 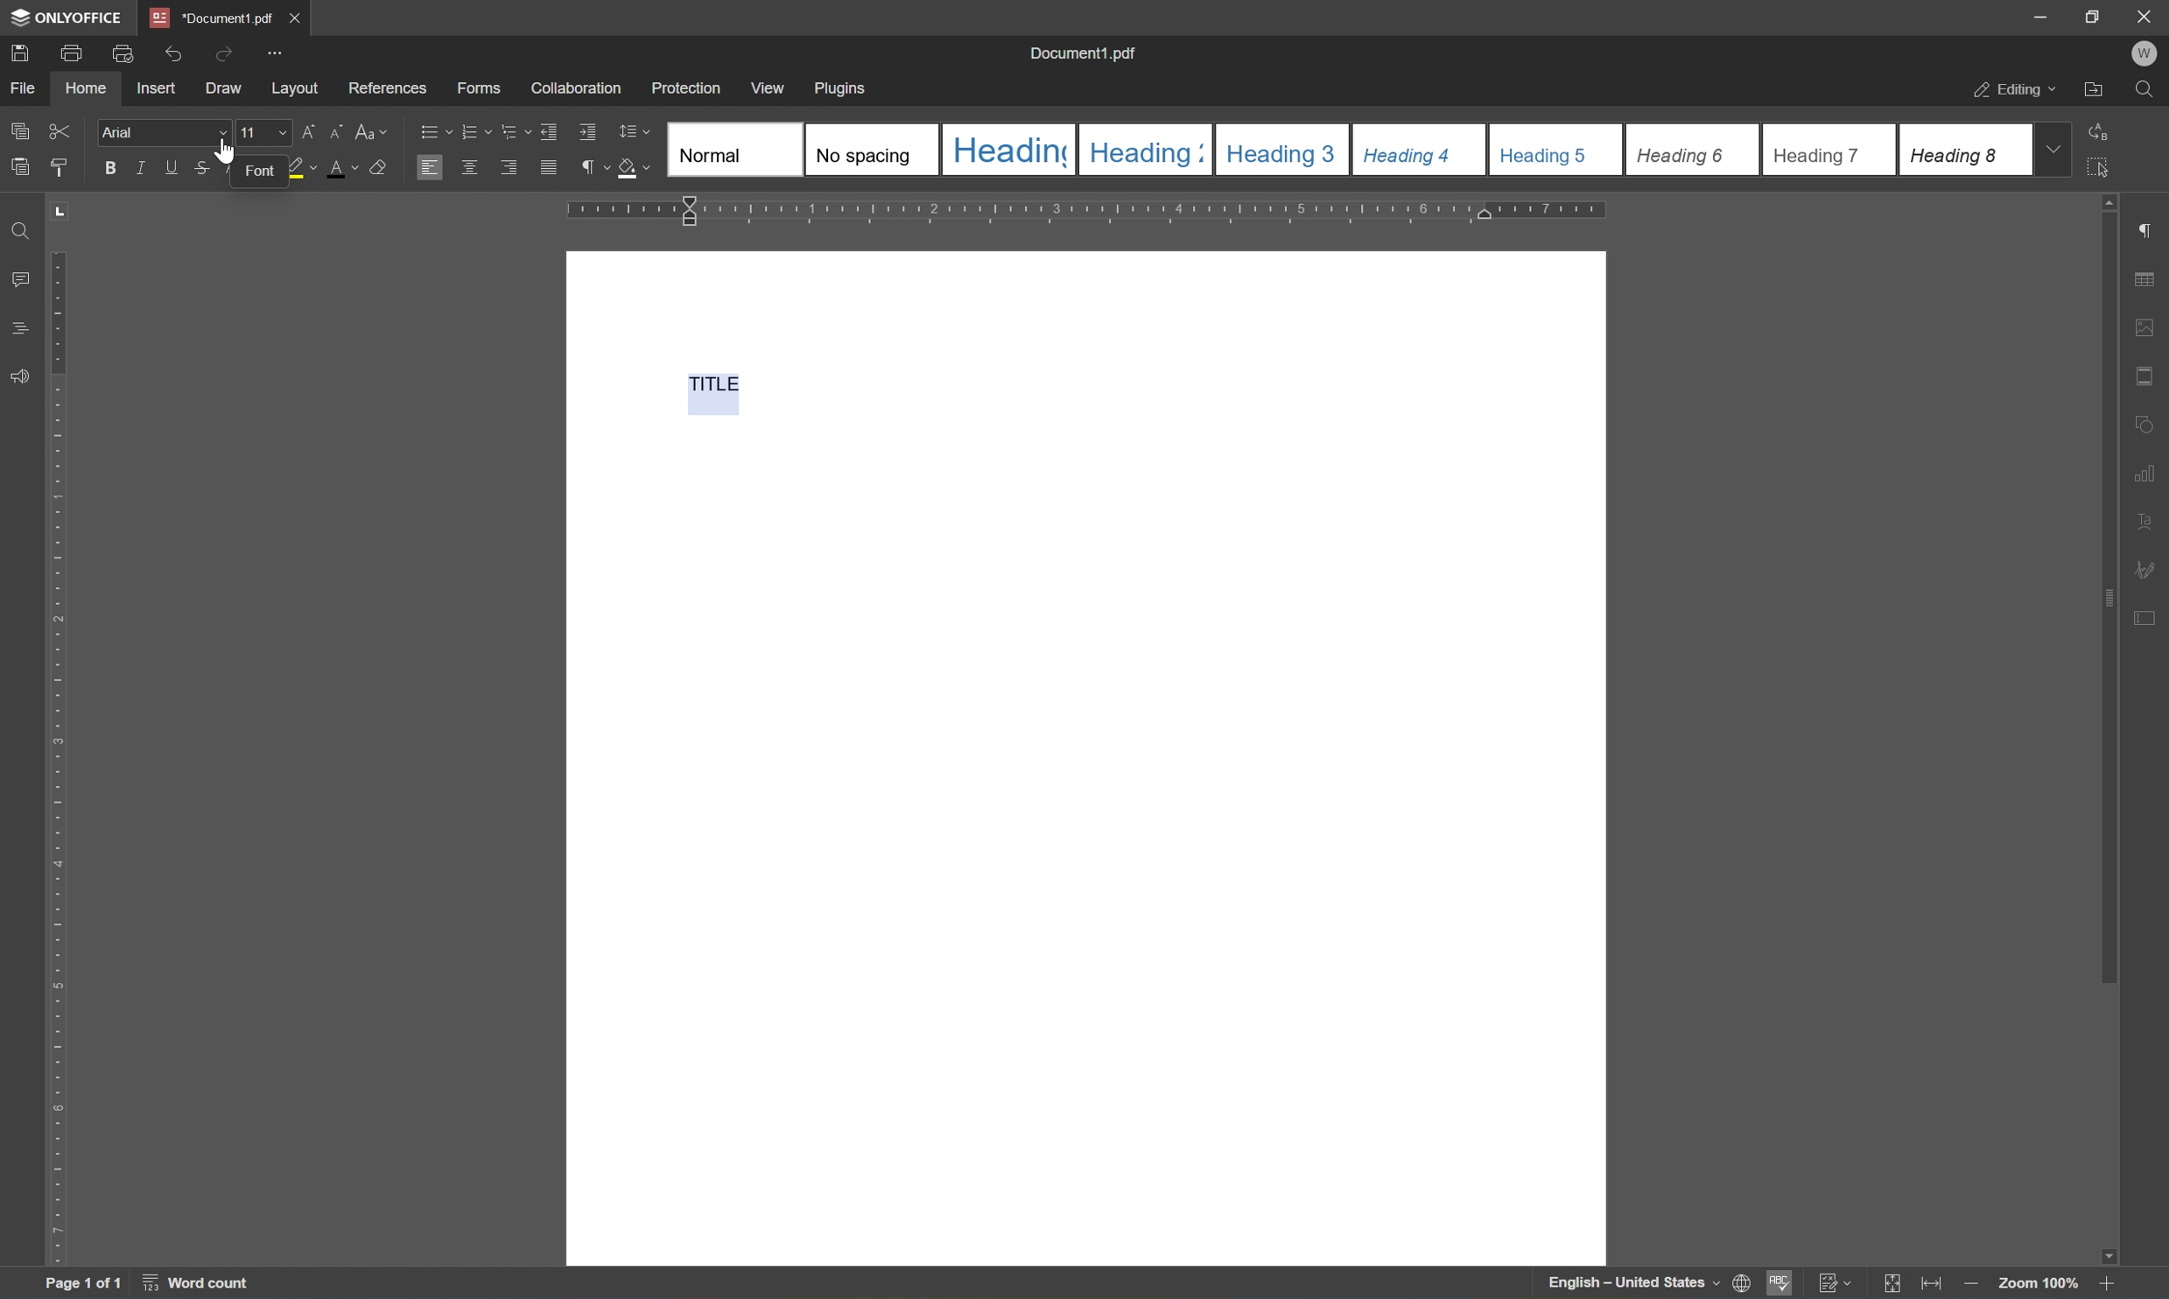 I want to click on close, so click(x=2147, y=16).